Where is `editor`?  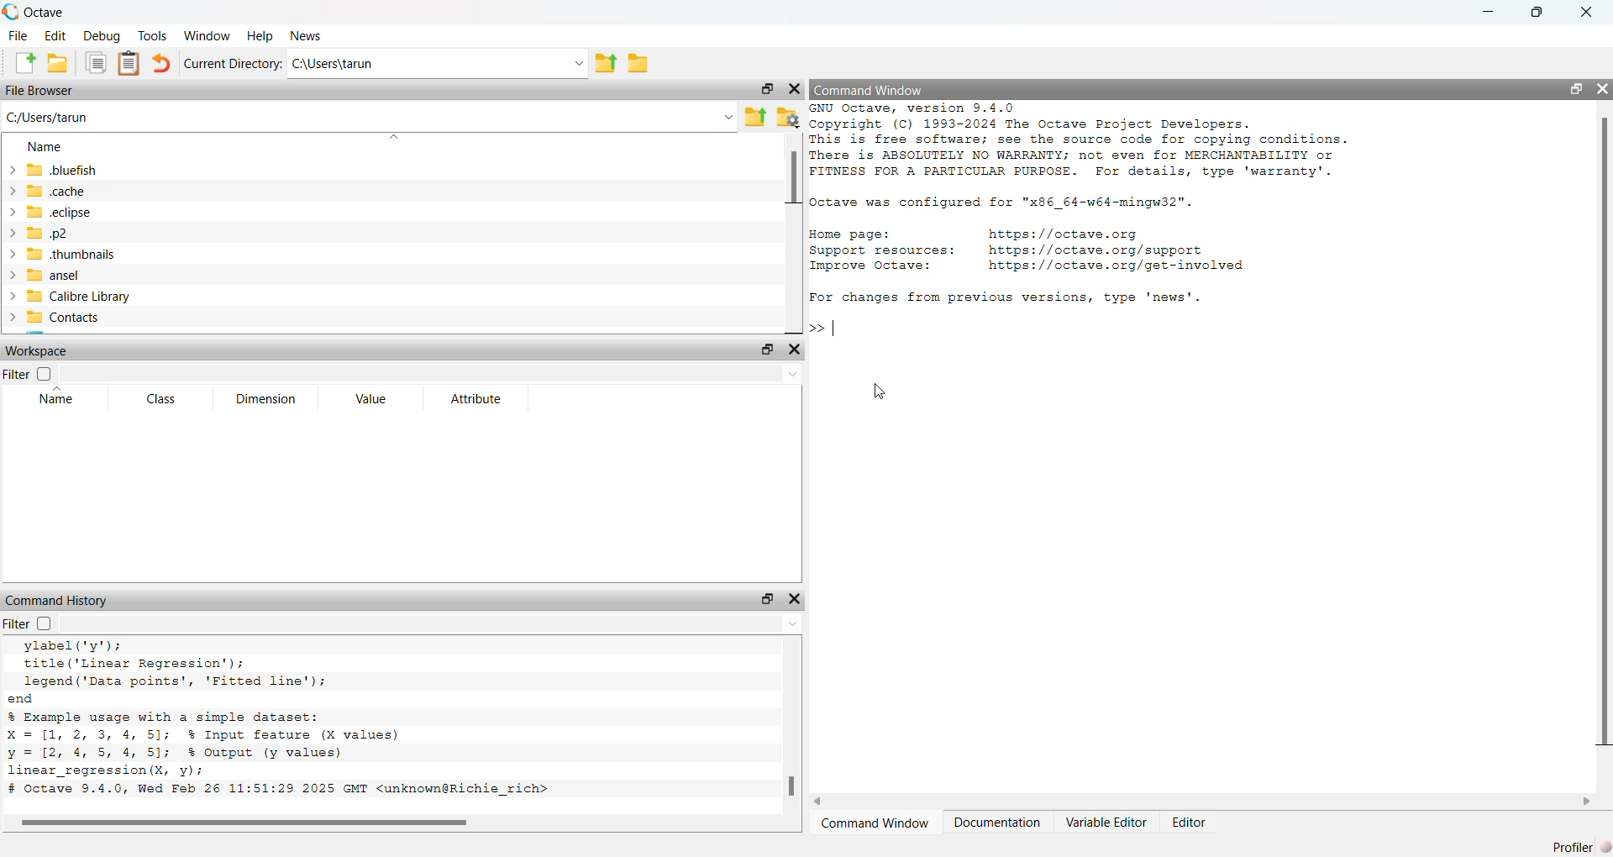
editor is located at coordinates (1193, 822).